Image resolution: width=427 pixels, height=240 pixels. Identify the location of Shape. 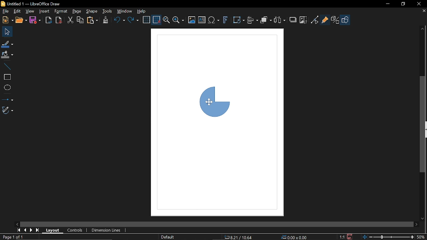
(92, 12).